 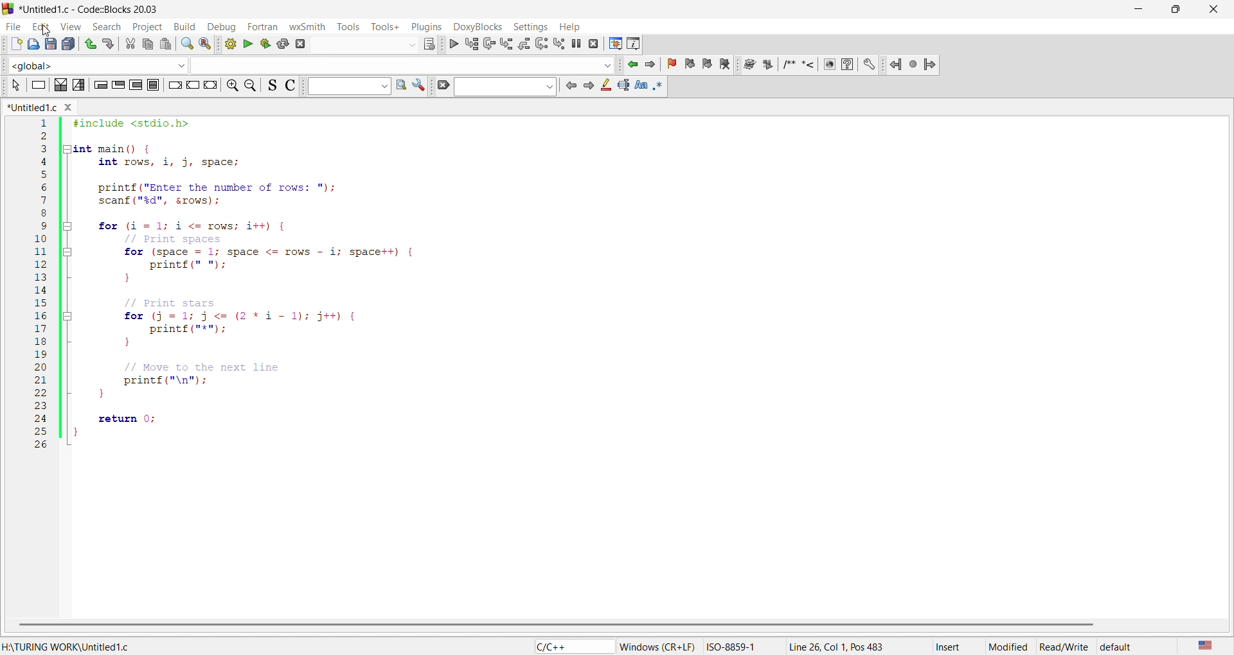 What do you see at coordinates (663, 86) in the screenshot?
I see `icon` at bounding box center [663, 86].